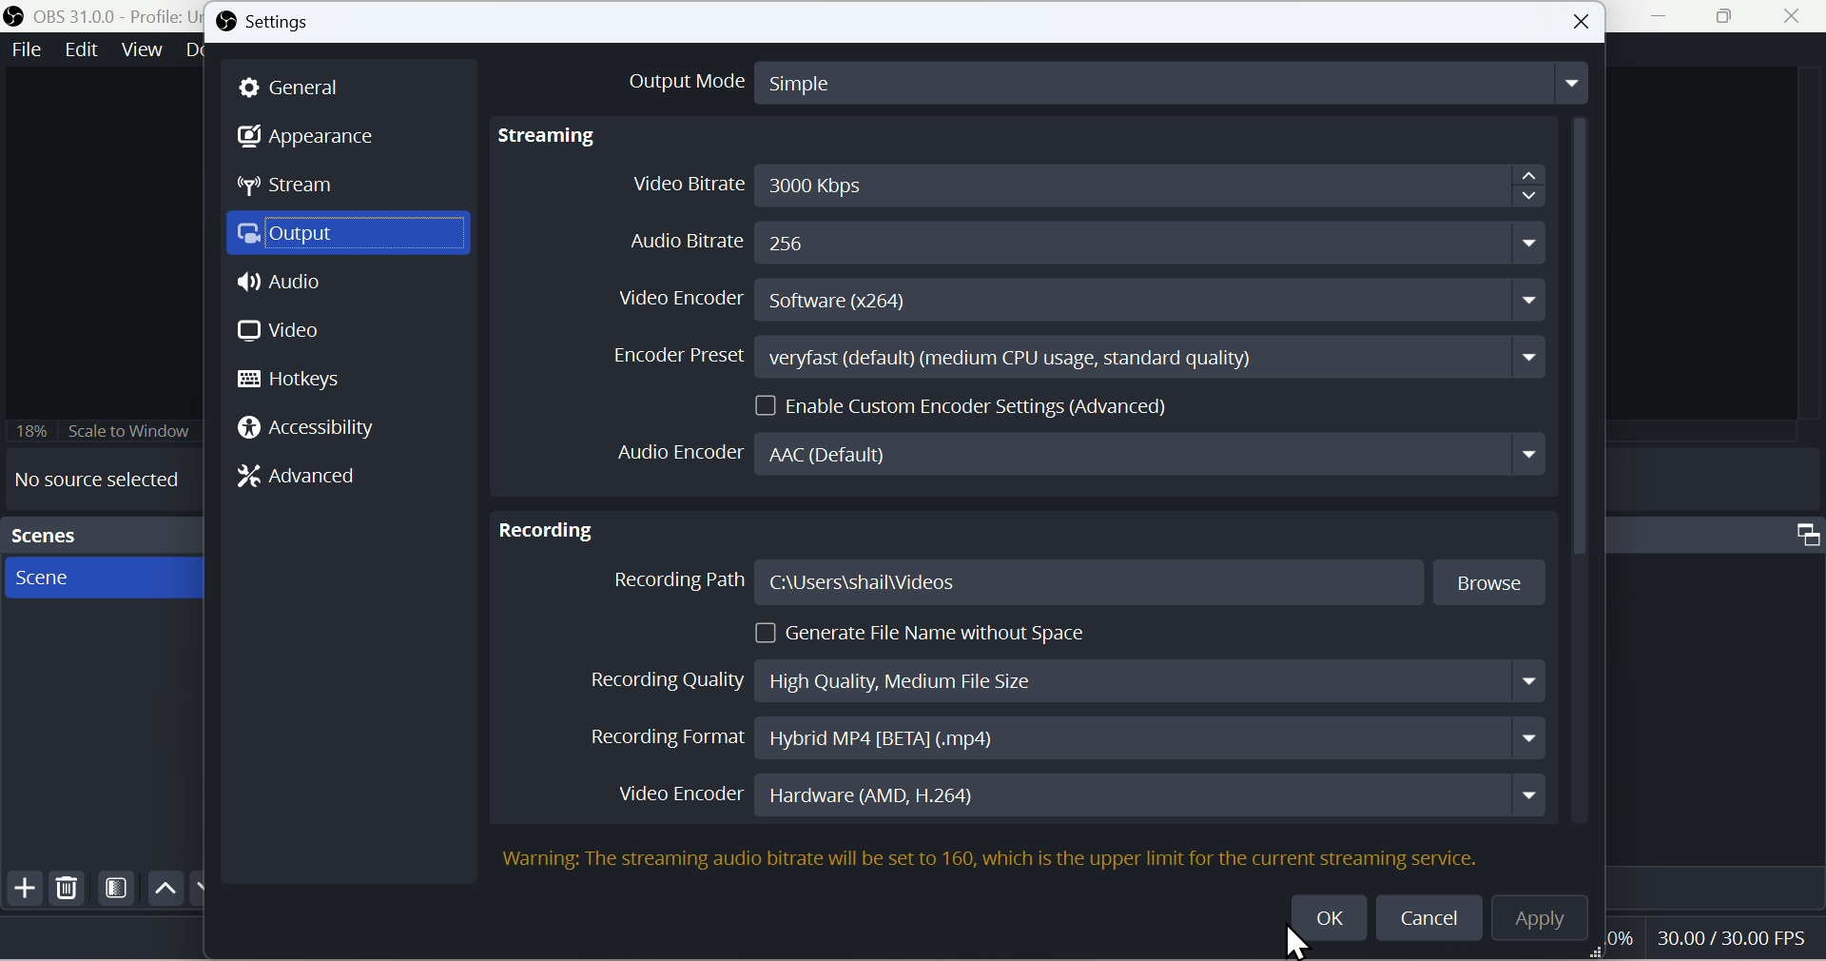 The height and width of the screenshot is (961, 1826). What do you see at coordinates (1721, 532) in the screenshot?
I see `Audio mixer` at bounding box center [1721, 532].